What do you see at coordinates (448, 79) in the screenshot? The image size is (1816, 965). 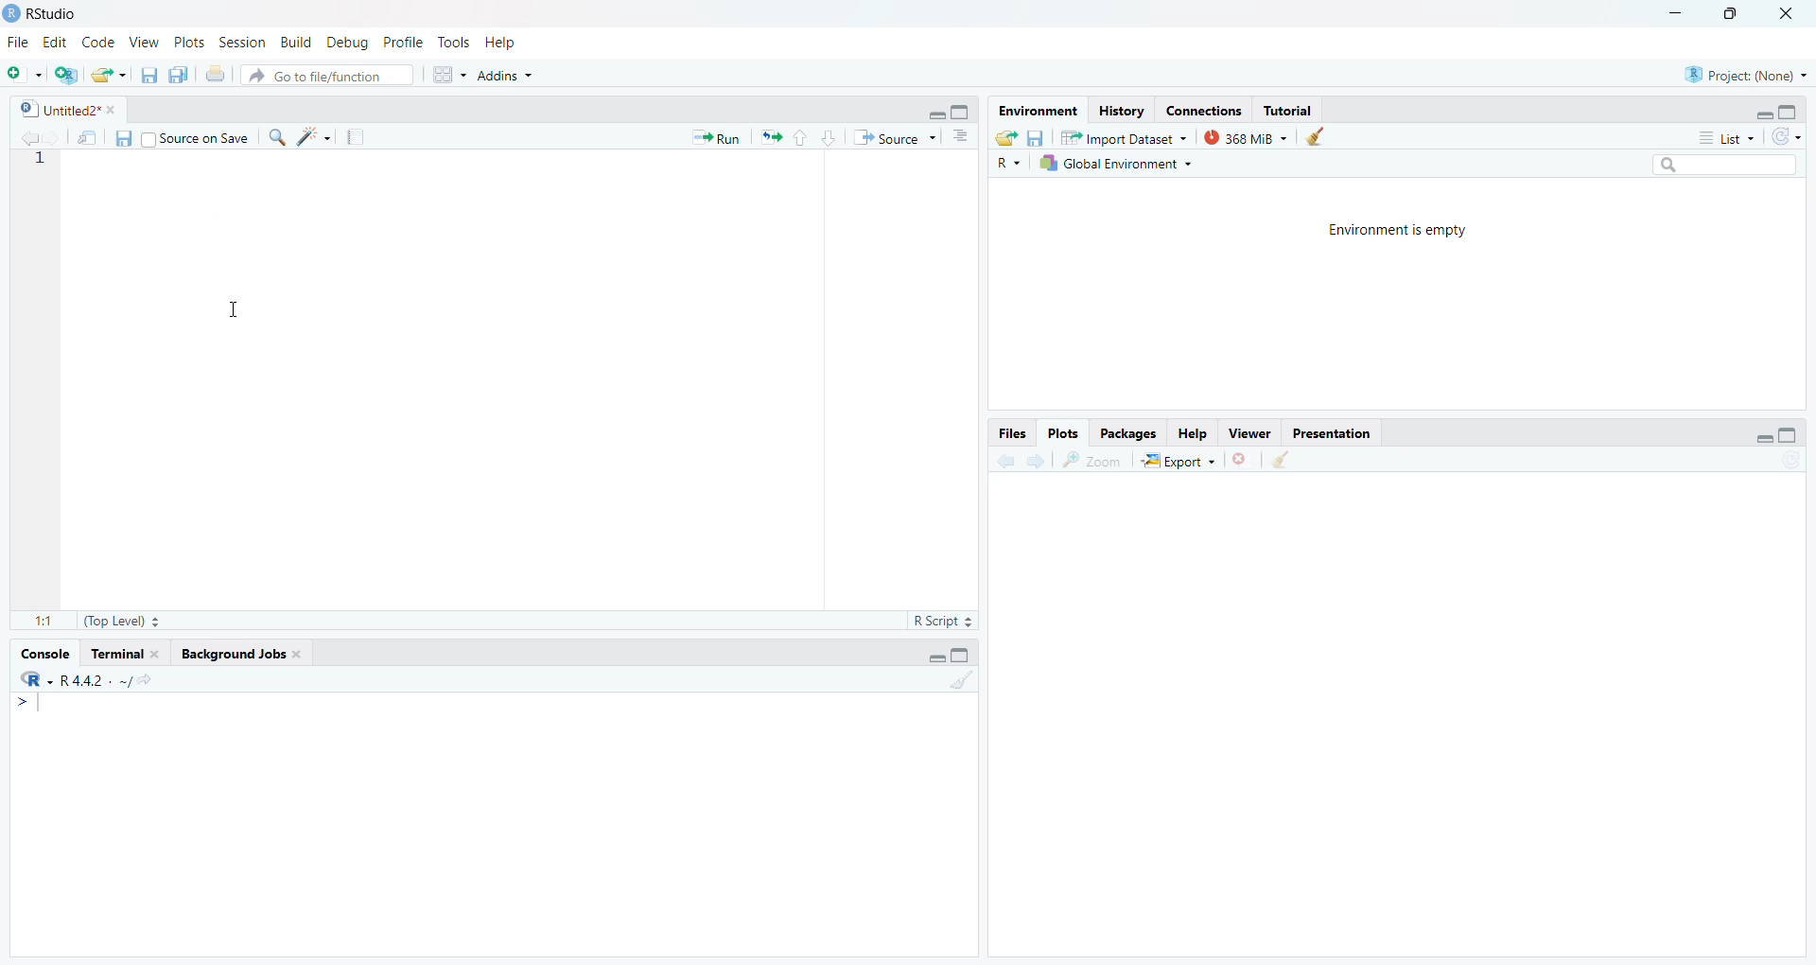 I see `grid` at bounding box center [448, 79].